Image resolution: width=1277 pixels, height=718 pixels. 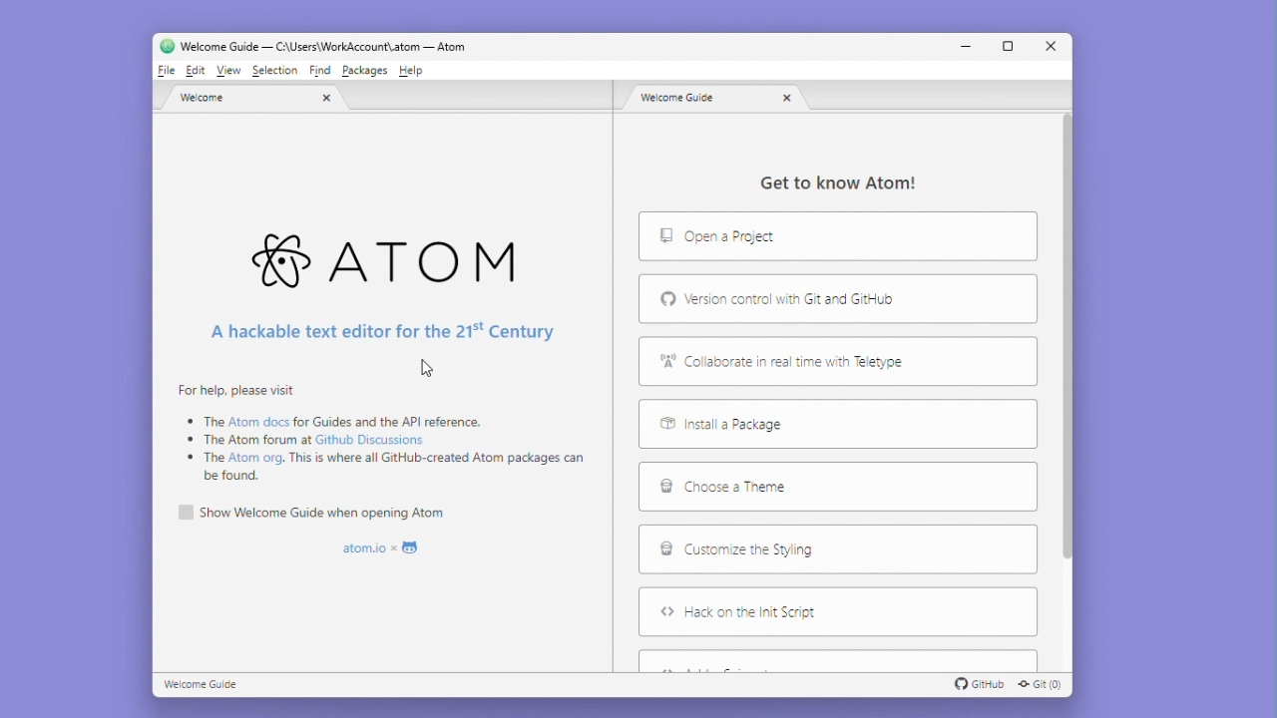 What do you see at coordinates (271, 72) in the screenshot?
I see `Selection` at bounding box center [271, 72].